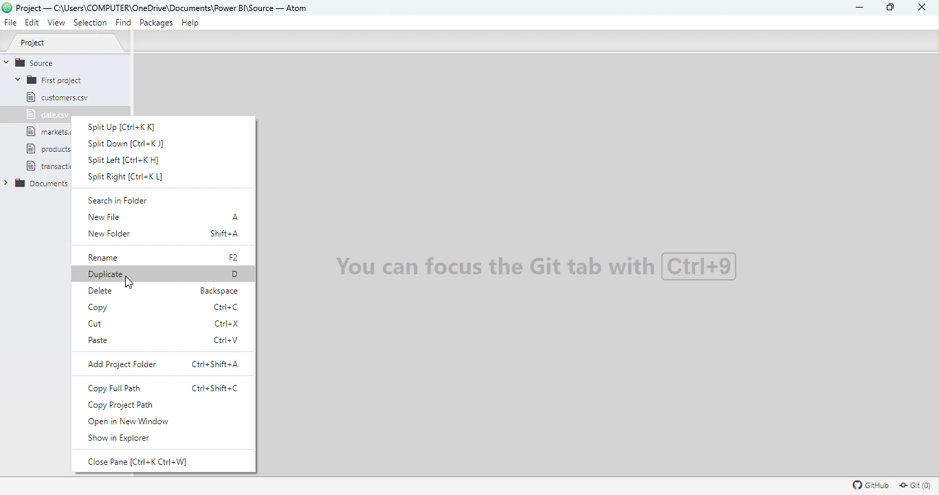 This screenshot has height=495, width=939. Describe the element at coordinates (50, 132) in the screenshot. I see `File` at that location.